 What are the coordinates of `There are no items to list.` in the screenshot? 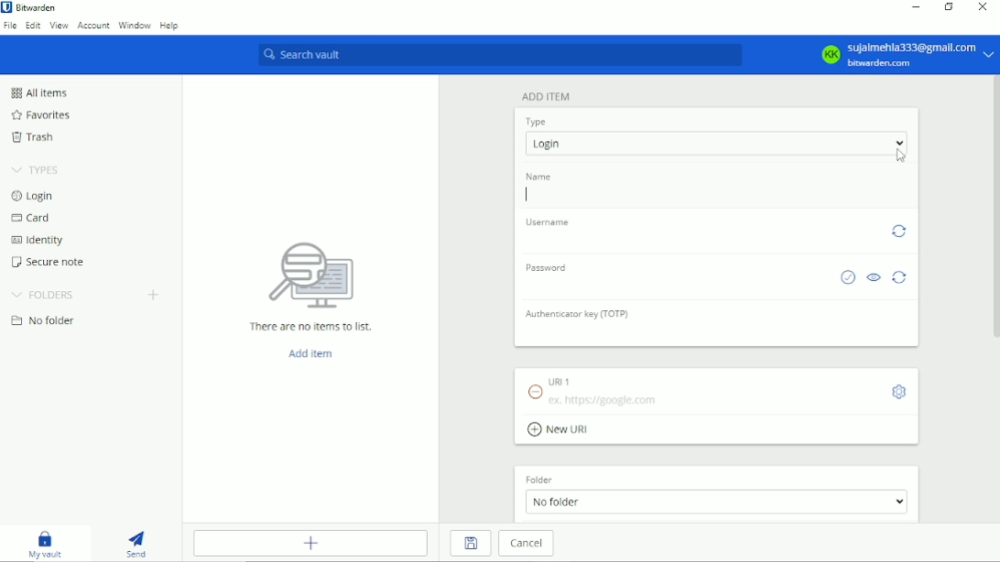 It's located at (312, 284).